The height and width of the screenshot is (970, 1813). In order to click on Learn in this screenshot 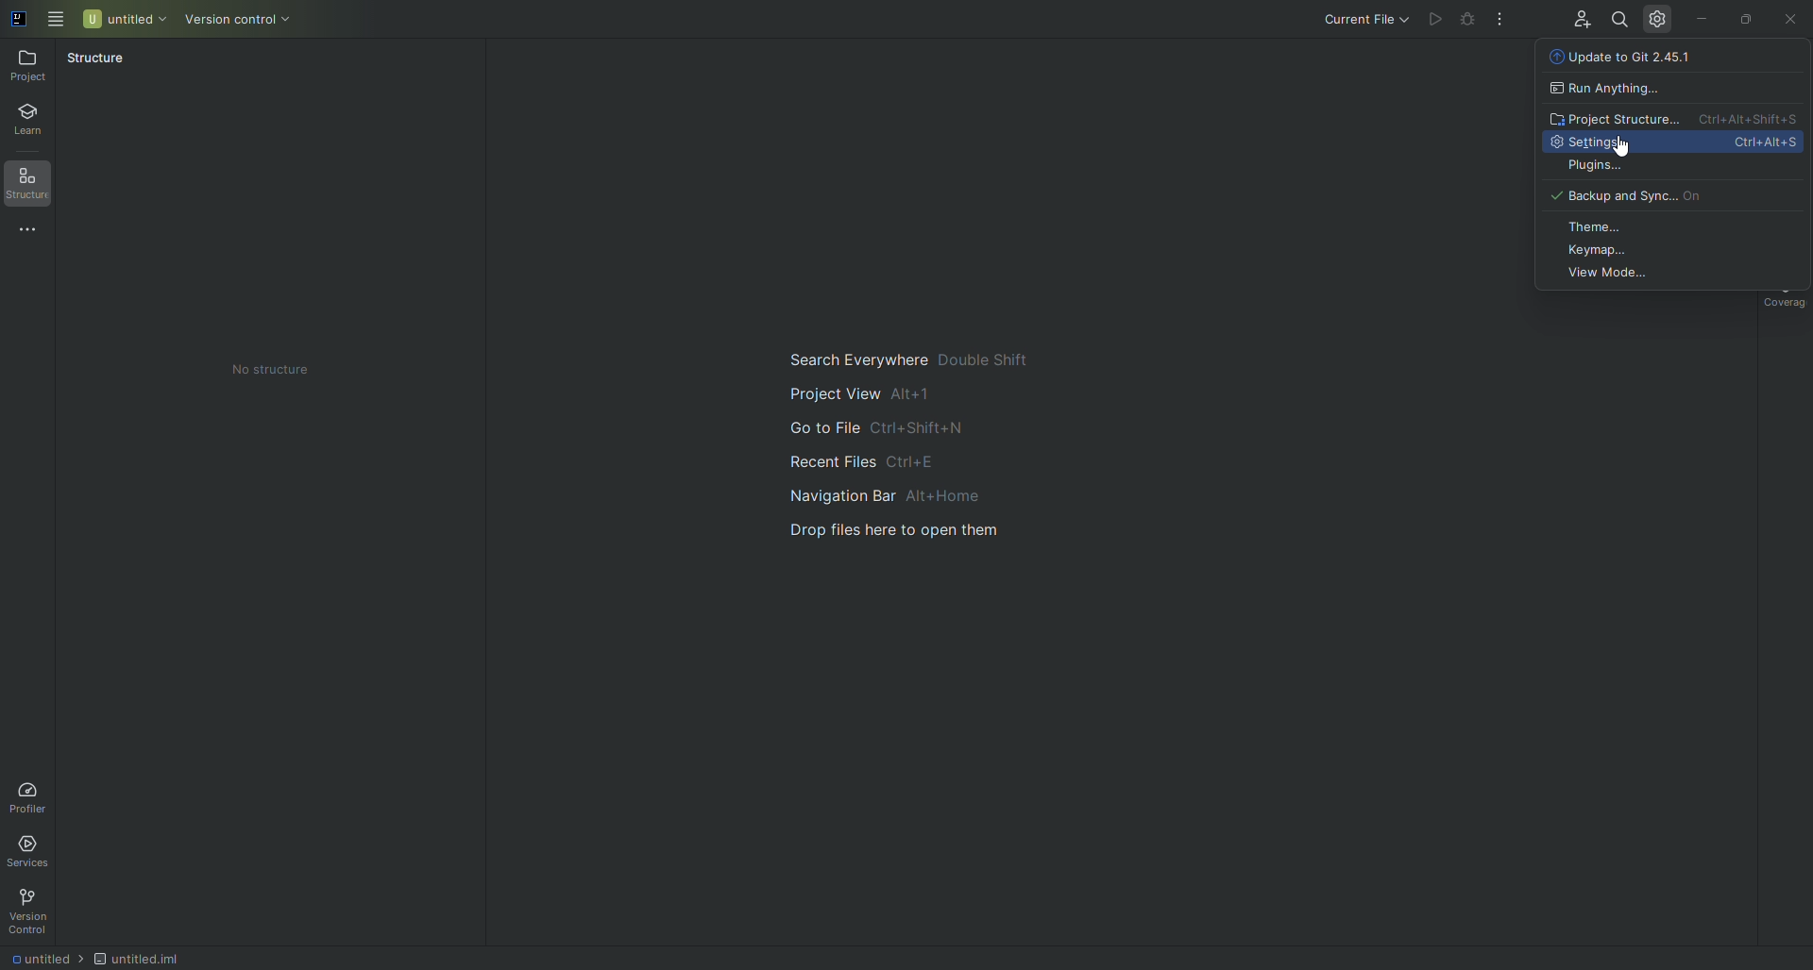, I will do `click(34, 115)`.